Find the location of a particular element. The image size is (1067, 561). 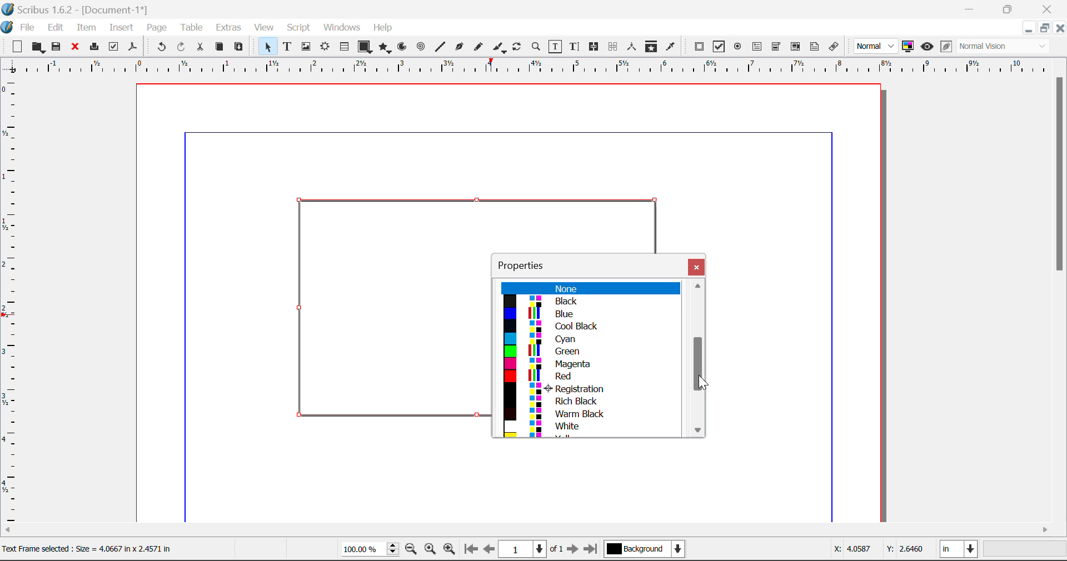

Text Frame Selected is located at coordinates (287, 46).